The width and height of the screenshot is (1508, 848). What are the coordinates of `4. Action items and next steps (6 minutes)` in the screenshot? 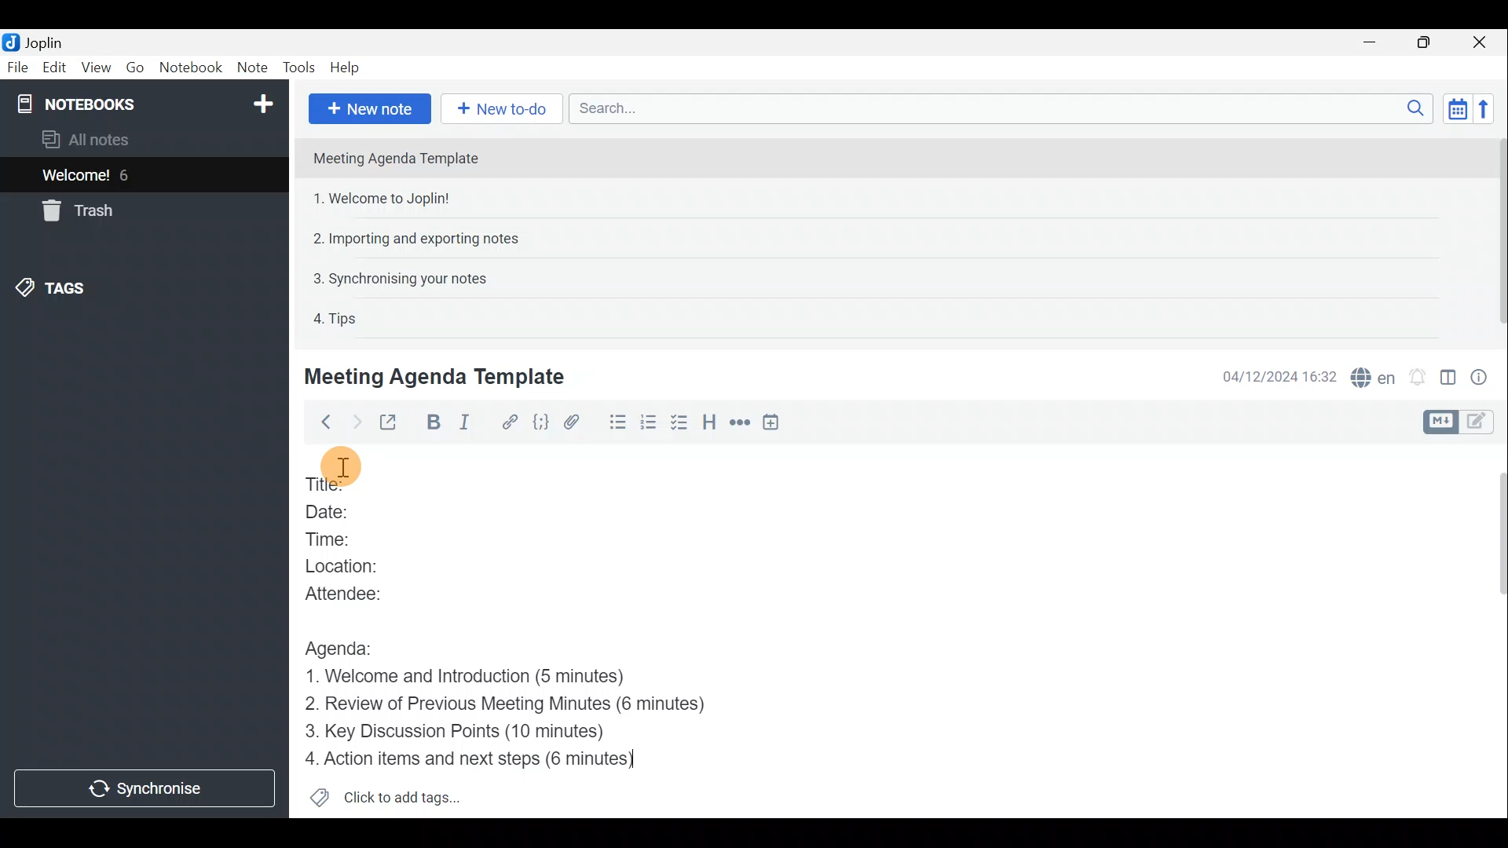 It's located at (491, 761).